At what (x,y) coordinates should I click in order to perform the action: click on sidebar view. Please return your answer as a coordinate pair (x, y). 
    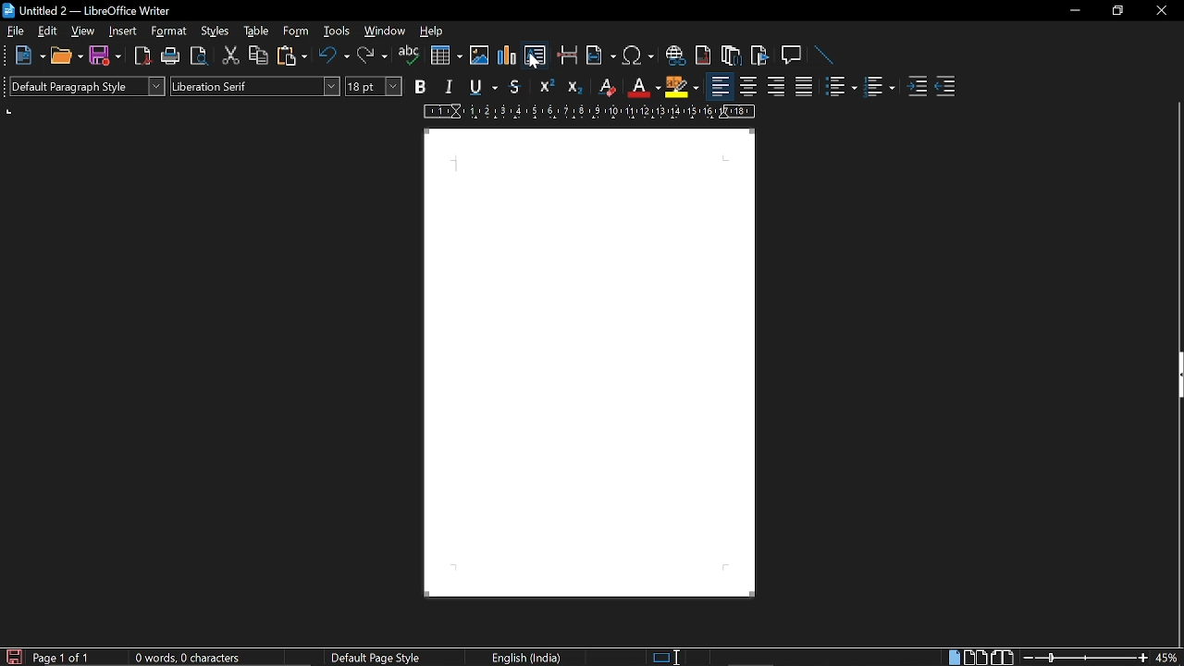
    Looking at the image, I should click on (1173, 377).